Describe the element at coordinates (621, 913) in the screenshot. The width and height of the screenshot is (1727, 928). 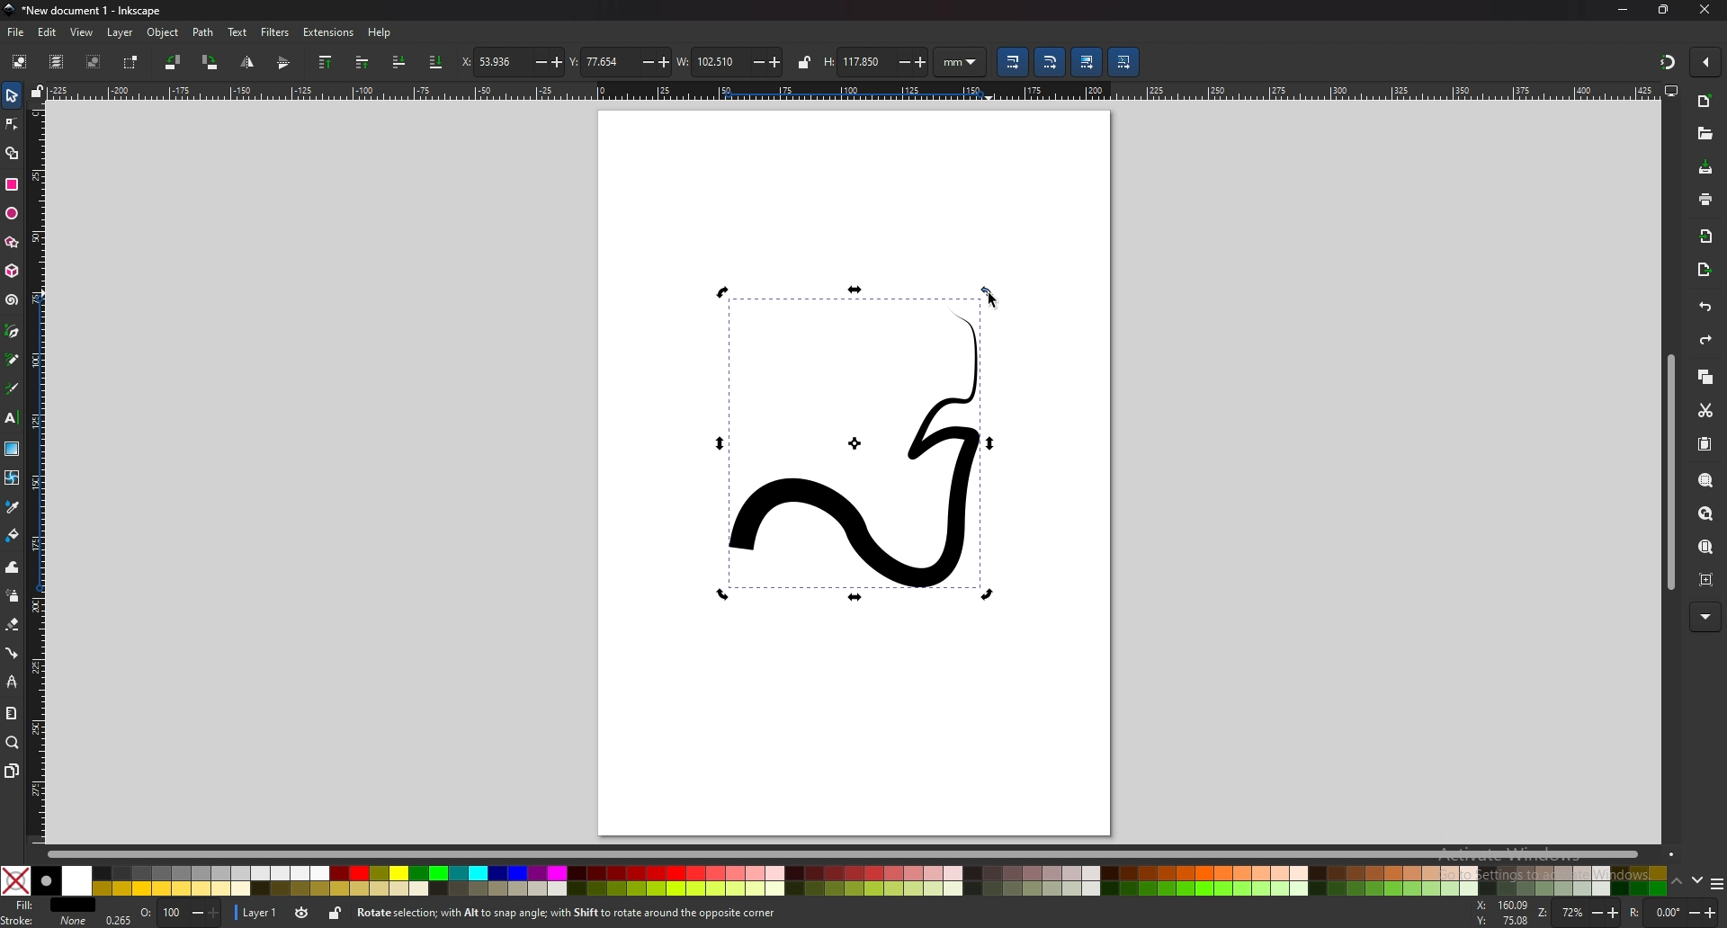
I see `info` at that location.